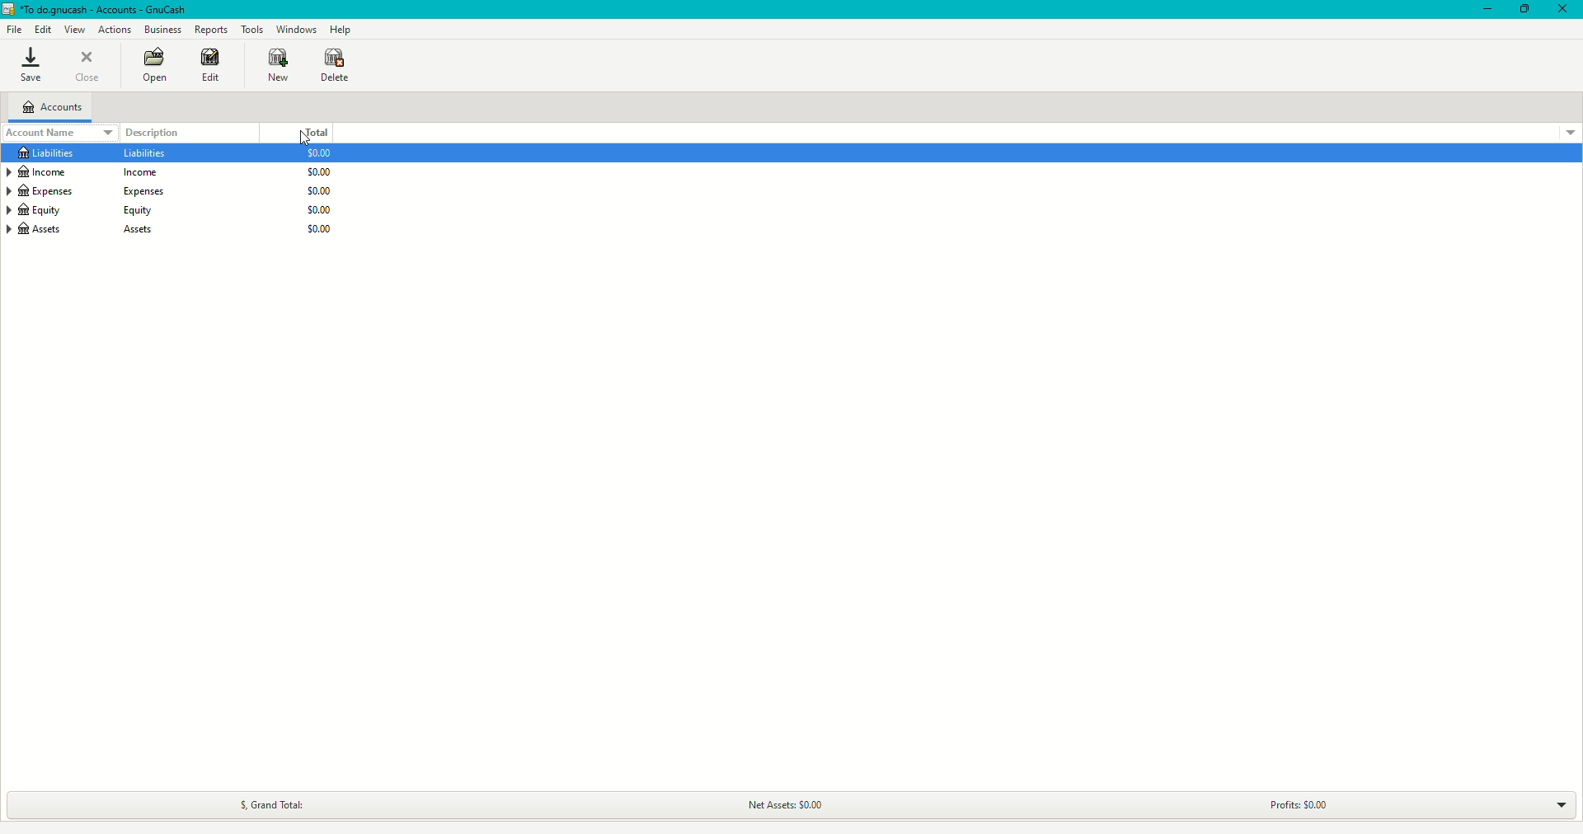 Image resolution: width=1583 pixels, height=834 pixels. I want to click on Actions, so click(113, 29).